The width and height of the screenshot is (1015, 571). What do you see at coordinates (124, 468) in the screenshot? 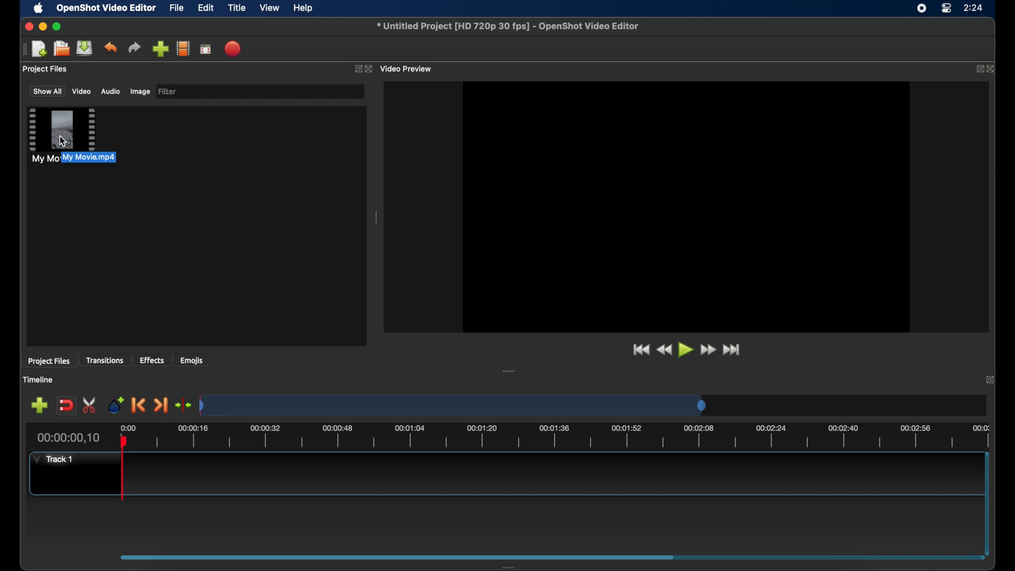
I see `playhead` at bounding box center [124, 468].